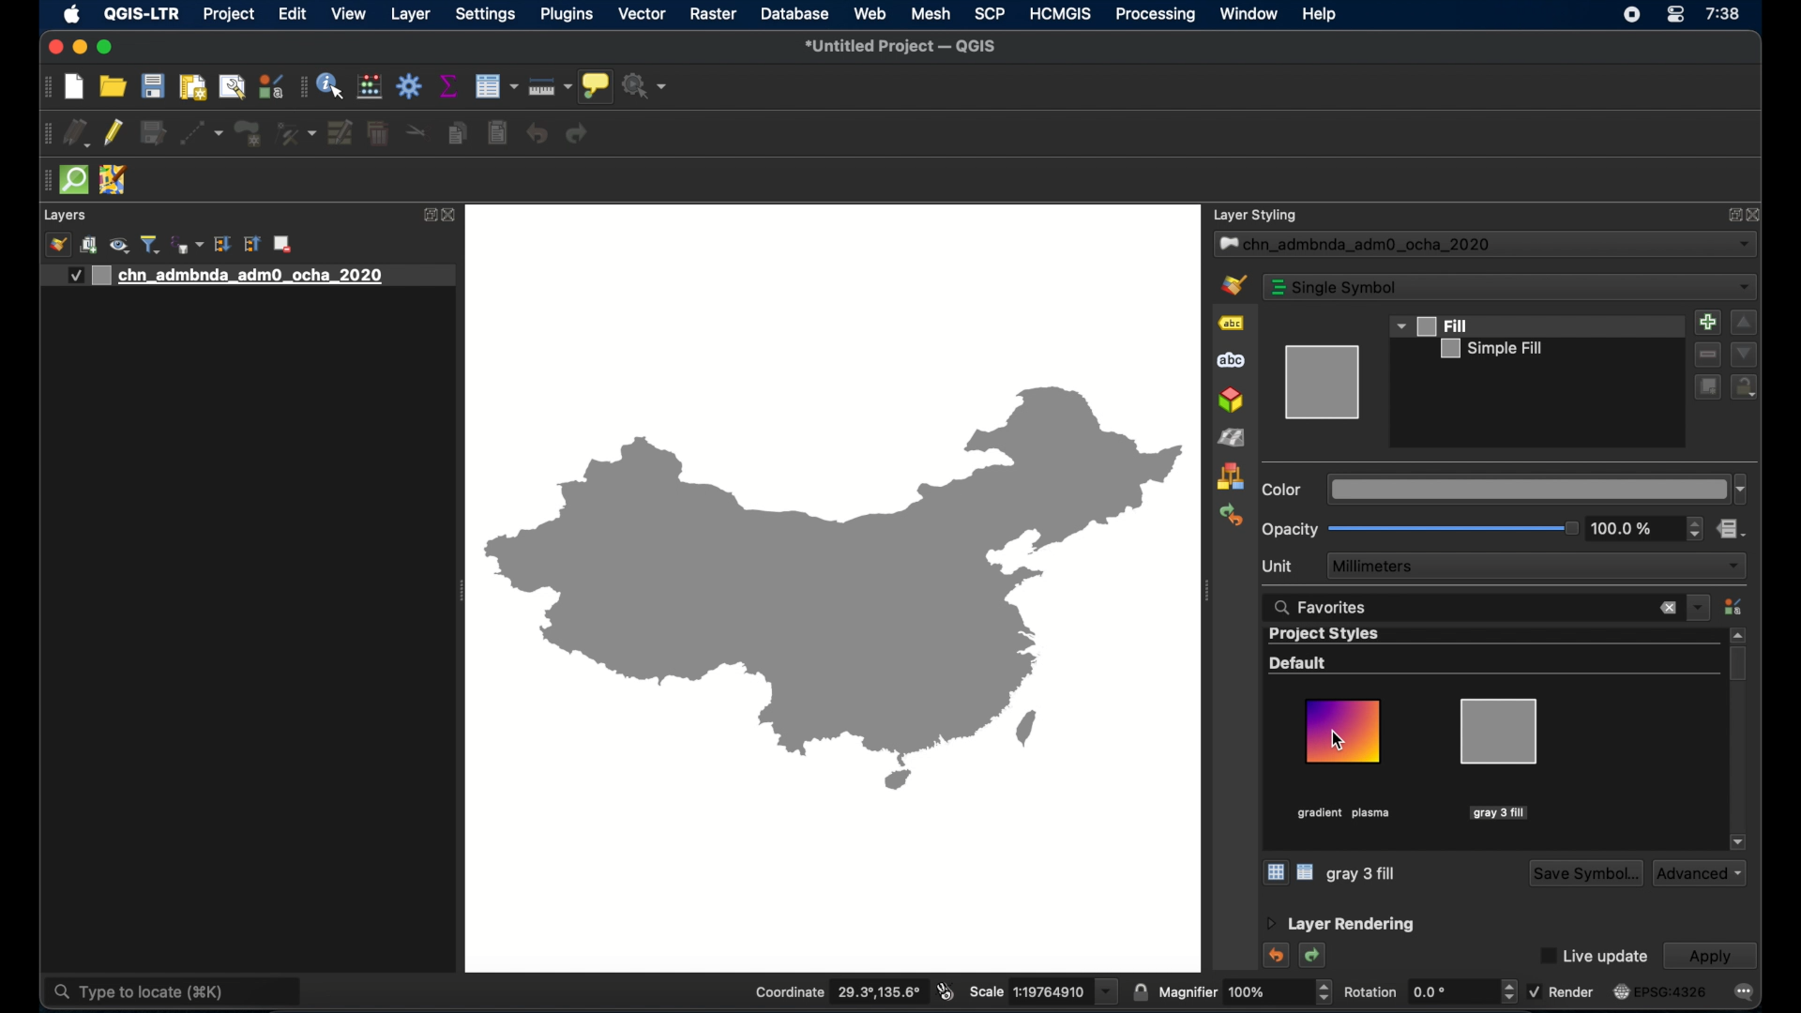  Describe the element at coordinates (1339, 925) in the screenshot. I see `layer rendering` at that location.